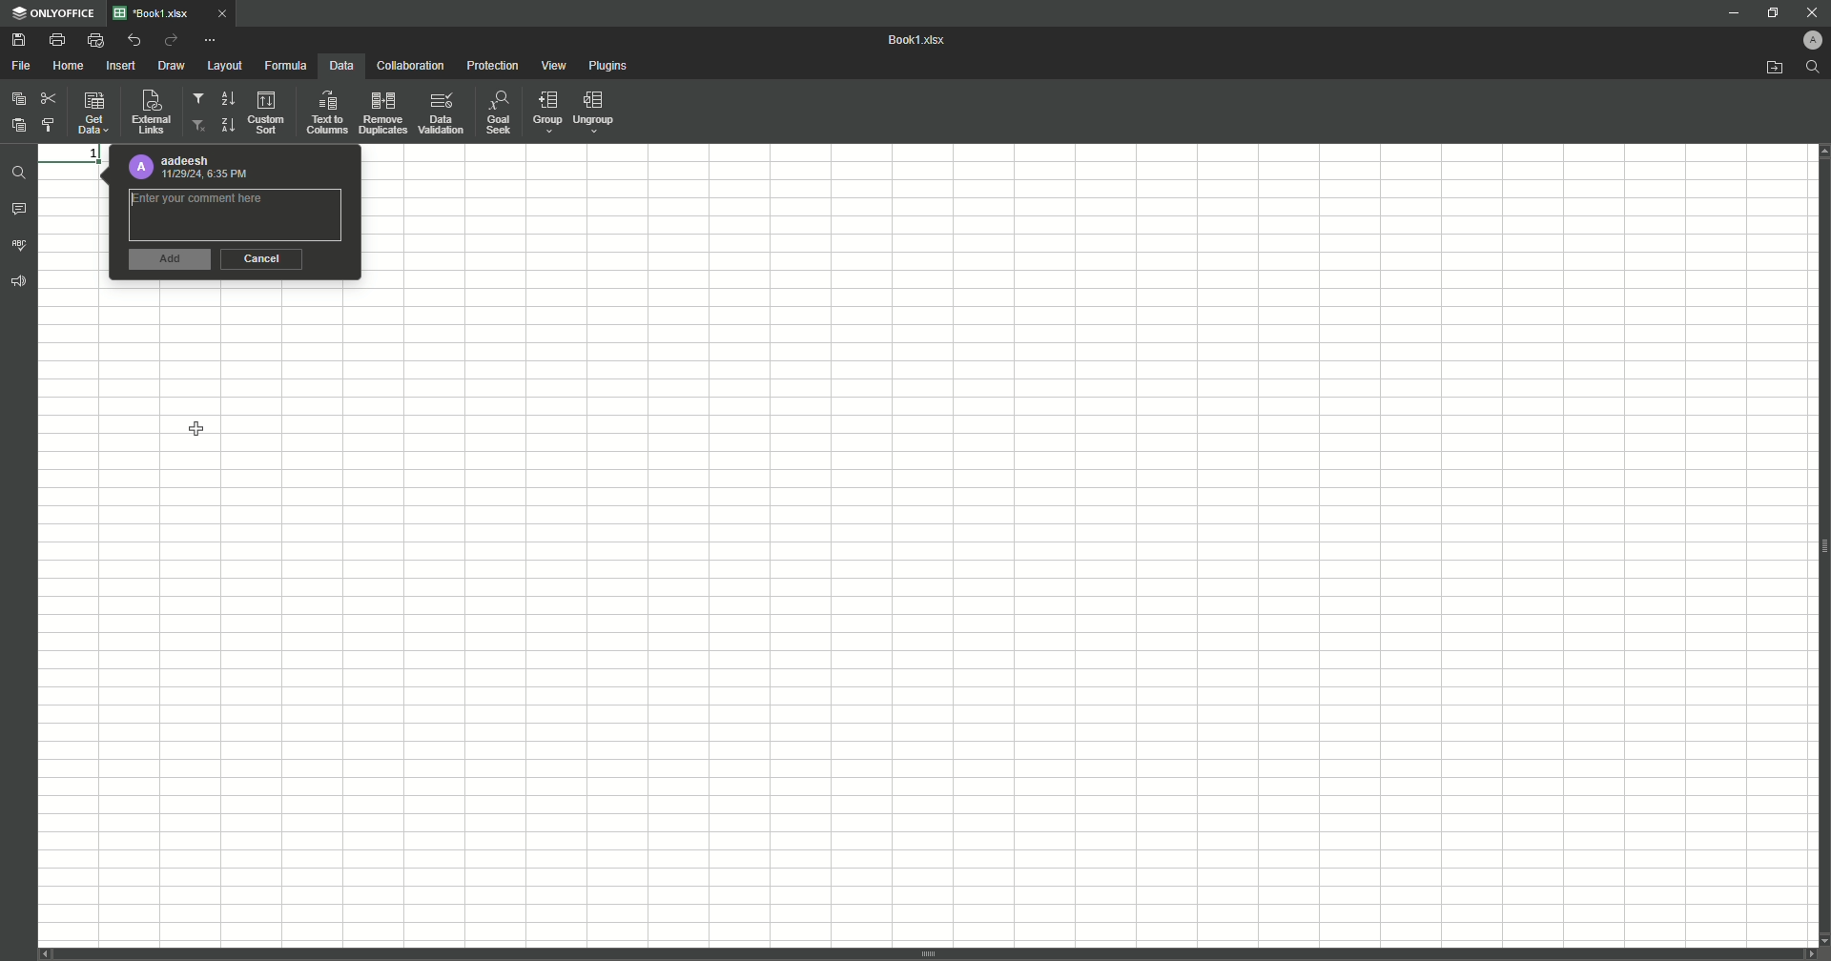  Describe the element at coordinates (19, 98) in the screenshot. I see `Paste` at that location.